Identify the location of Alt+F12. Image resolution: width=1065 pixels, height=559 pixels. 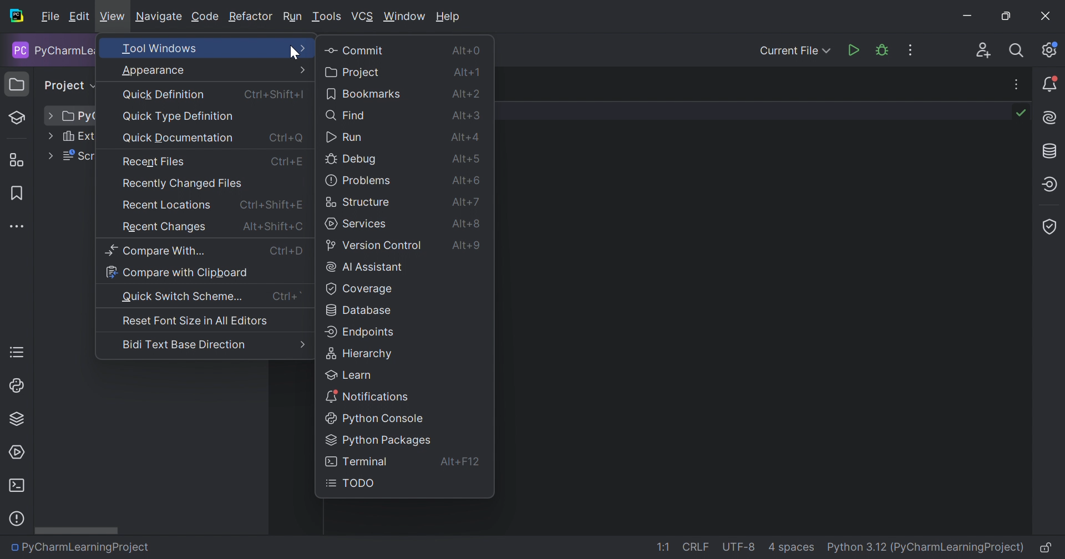
(460, 464).